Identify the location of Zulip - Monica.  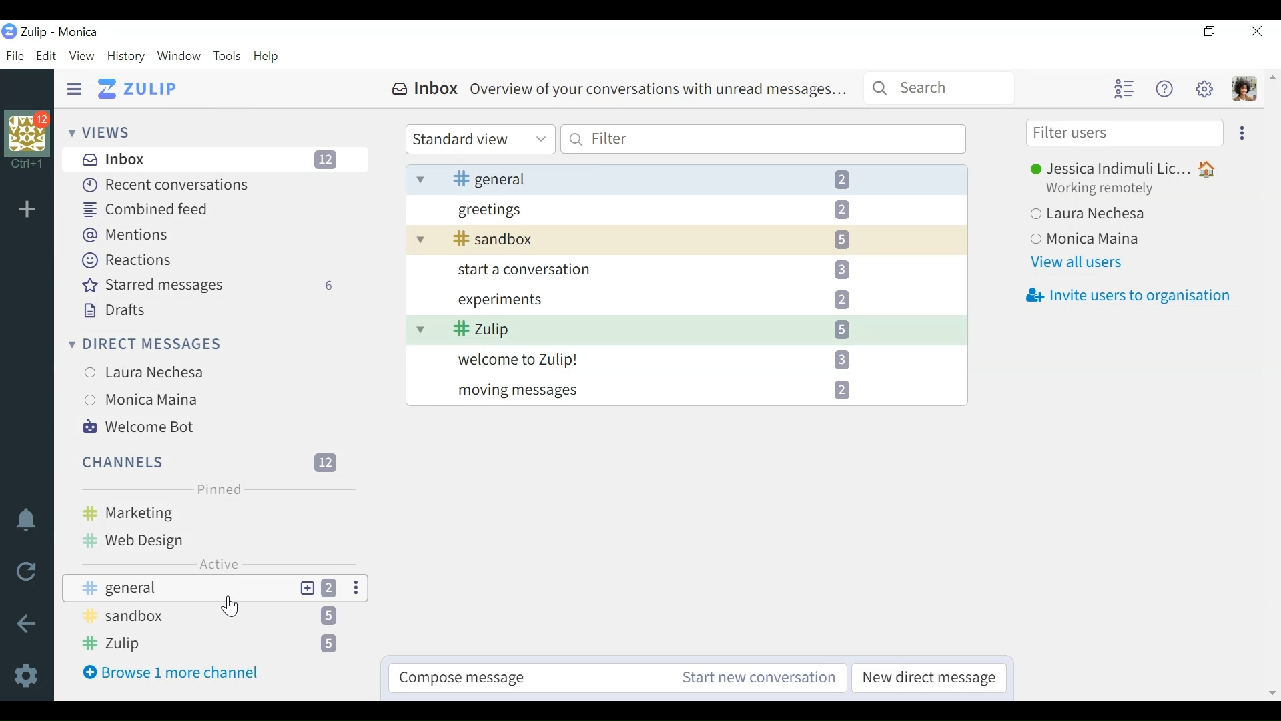
(61, 32).